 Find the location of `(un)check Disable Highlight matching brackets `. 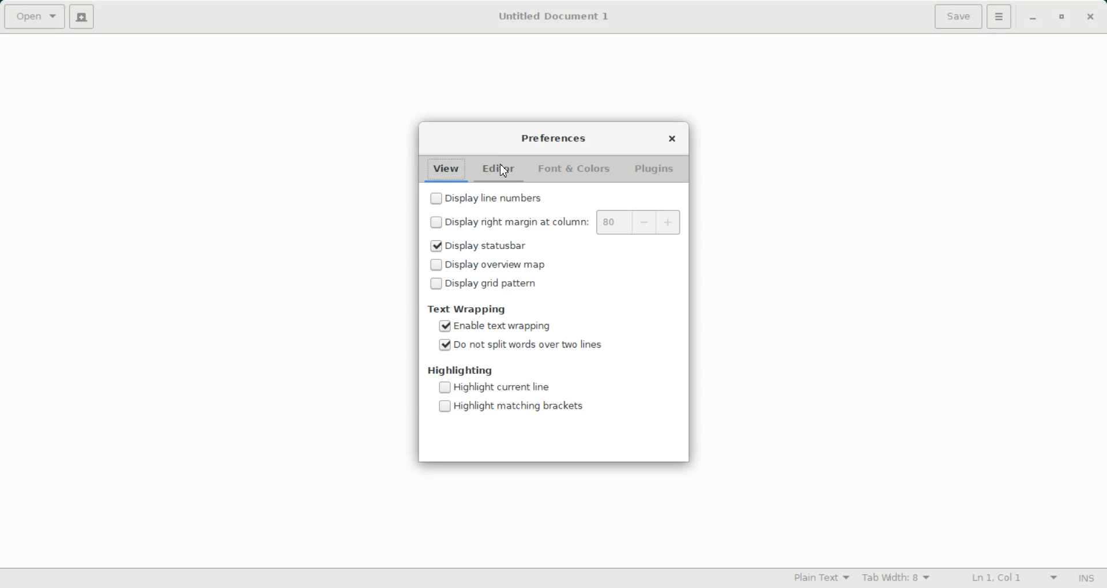

(un)check Disable Highlight matching brackets  is located at coordinates (510, 406).